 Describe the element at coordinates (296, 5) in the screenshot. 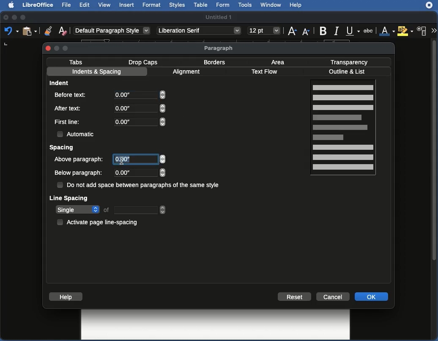

I see `Help` at that location.